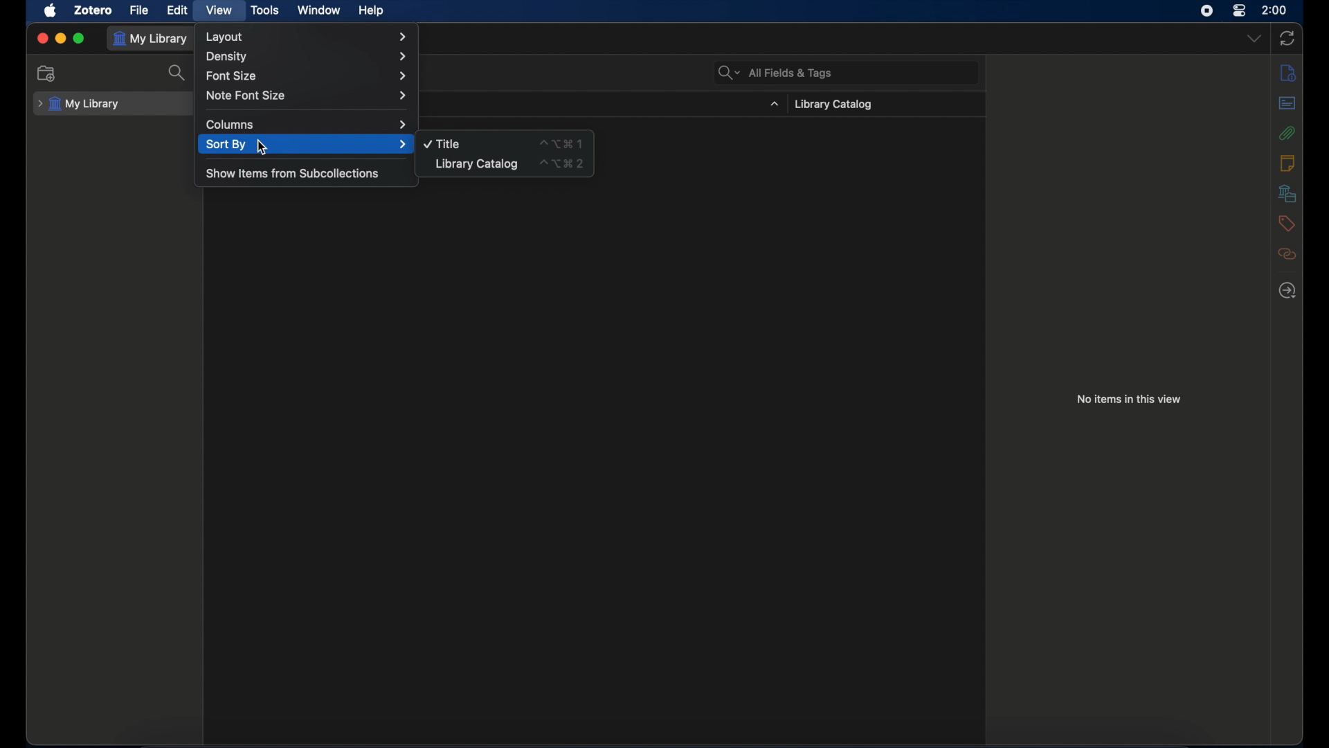 This screenshot has height=748, width=1329. I want to click on file, so click(140, 10).